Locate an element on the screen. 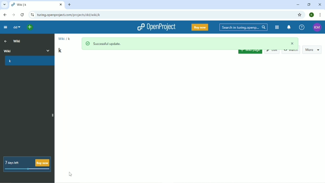 The height and width of the screenshot is (183, 325). Edit is located at coordinates (272, 51).